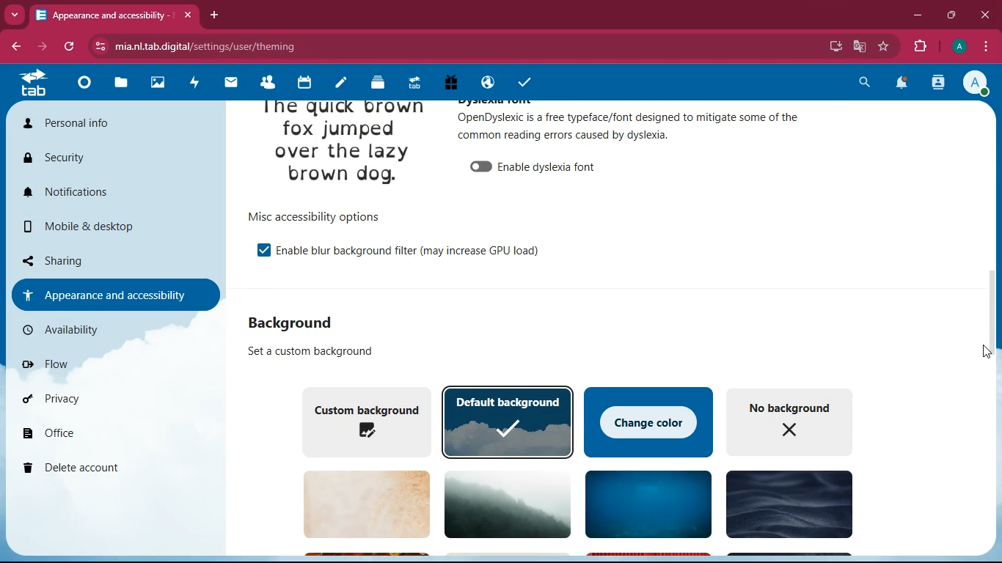 Image resolution: width=1002 pixels, height=563 pixels. What do you see at coordinates (73, 47) in the screenshot?
I see `refresh` at bounding box center [73, 47].